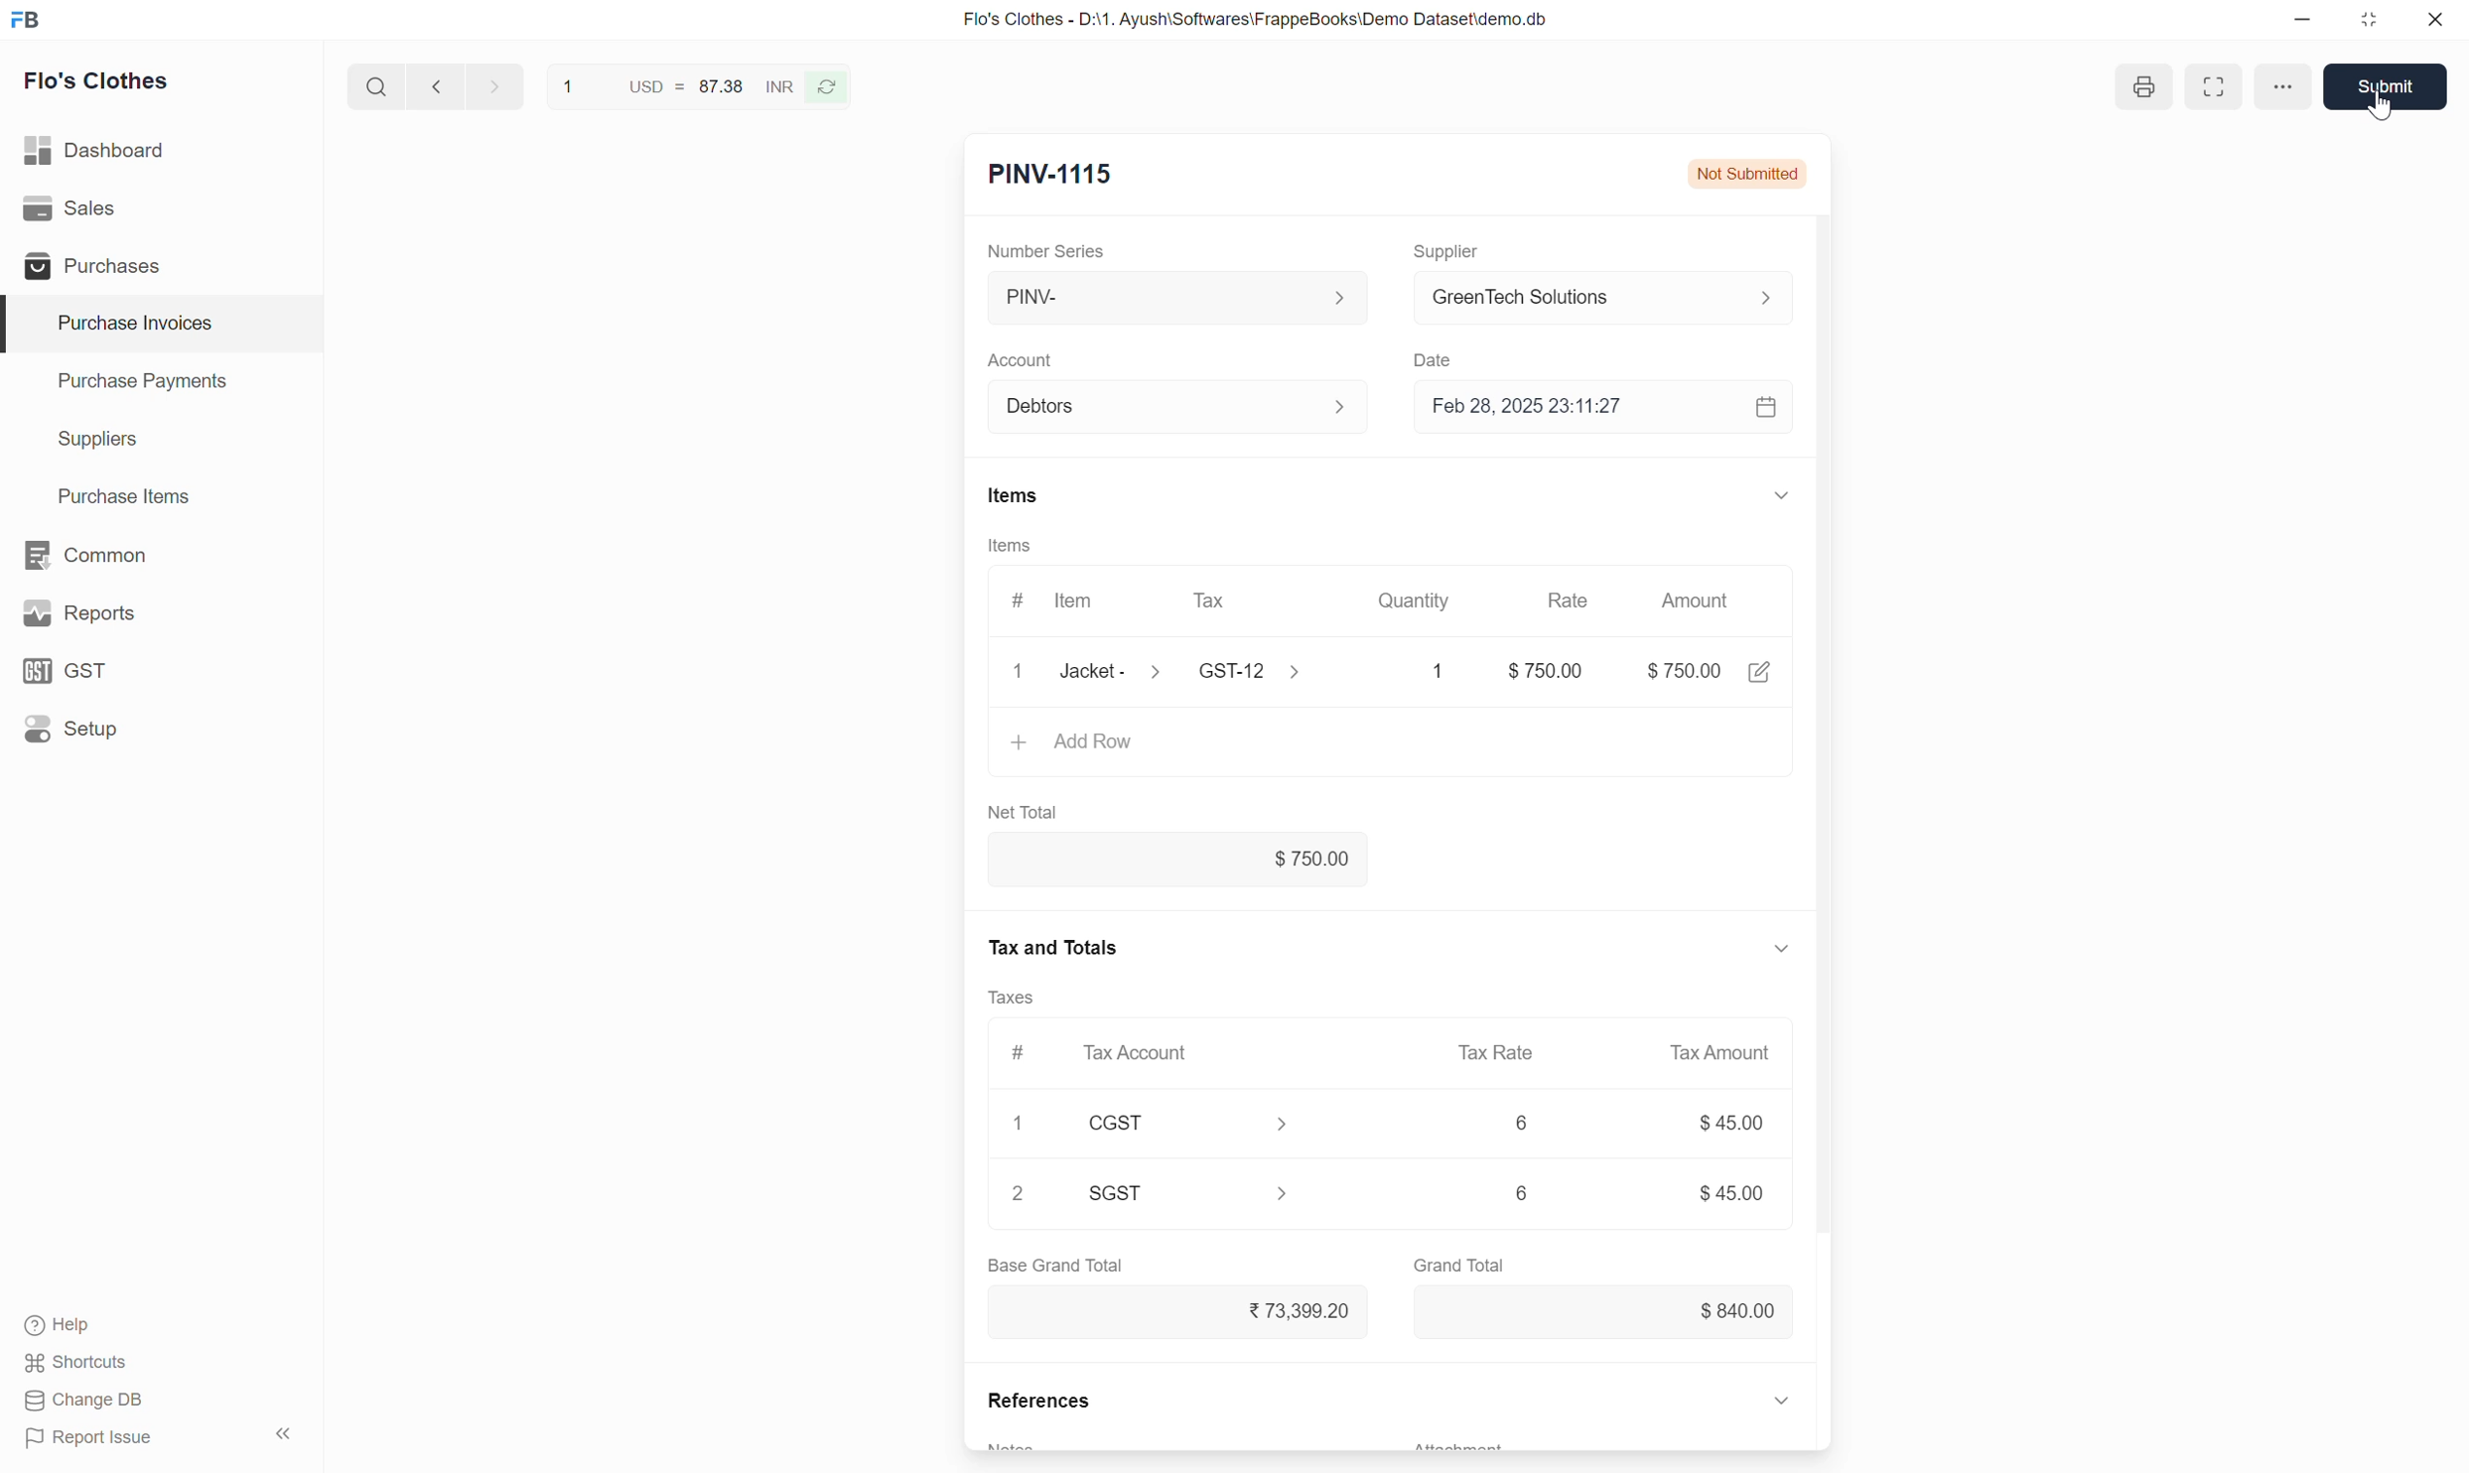 The image size is (2469, 1473). What do you see at coordinates (160, 264) in the screenshot?
I see `Purchases` at bounding box center [160, 264].